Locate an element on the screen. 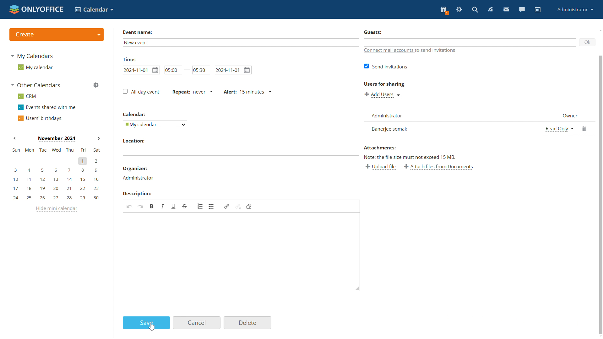 The image size is (603, 339). Upload file is located at coordinates (381, 167).